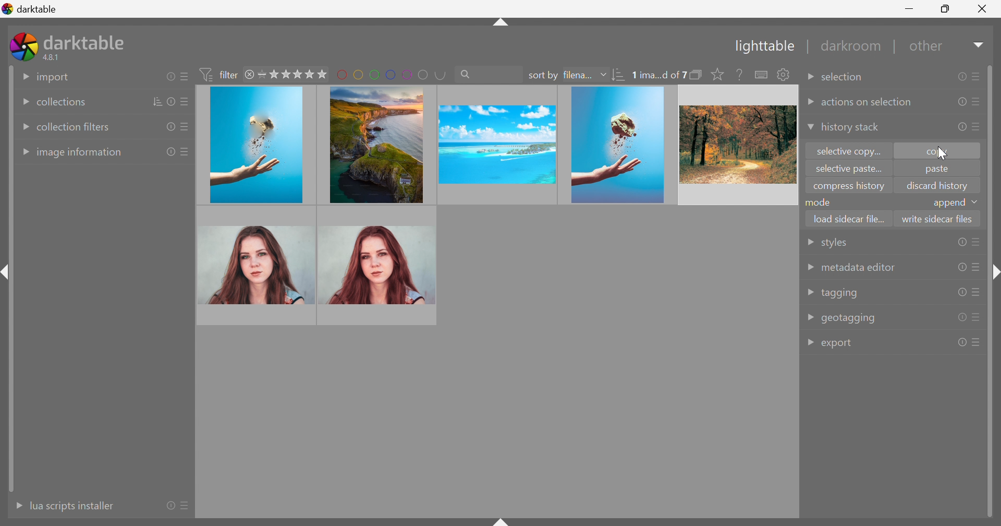 The image size is (1001, 526). Describe the element at coordinates (976, 75) in the screenshot. I see `presets` at that location.